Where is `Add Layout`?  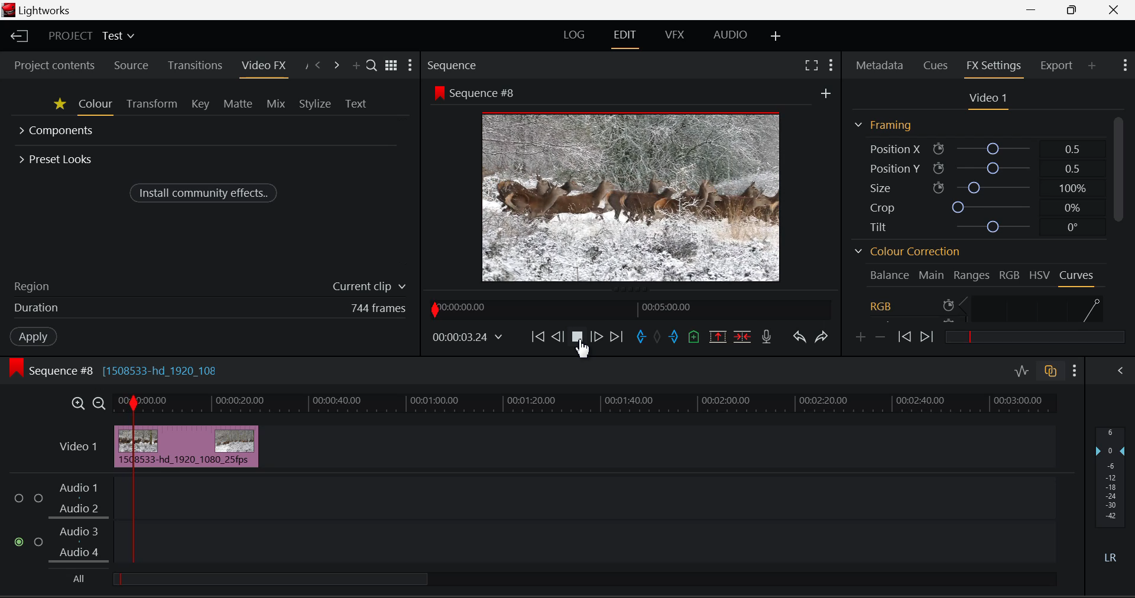
Add Layout is located at coordinates (777, 37).